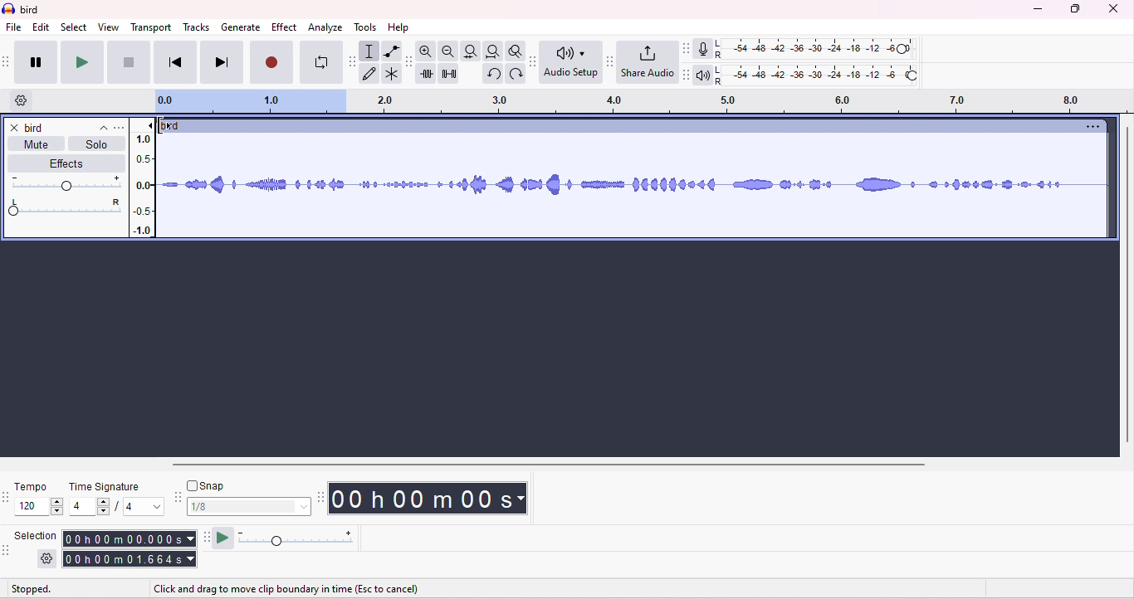  I want to click on redo, so click(514, 75).